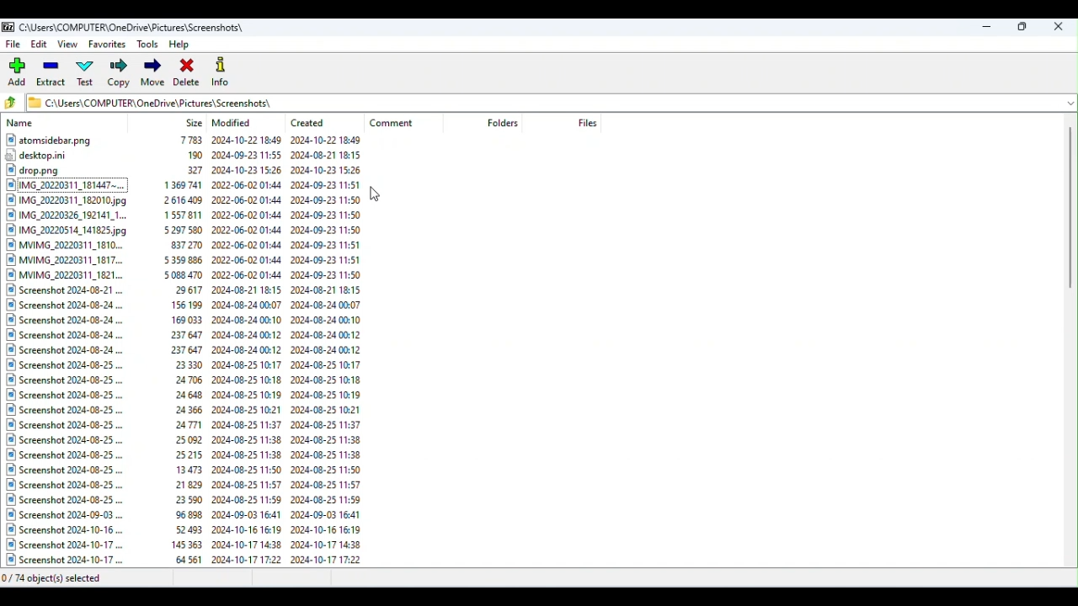  Describe the element at coordinates (70, 45) in the screenshot. I see `View` at that location.